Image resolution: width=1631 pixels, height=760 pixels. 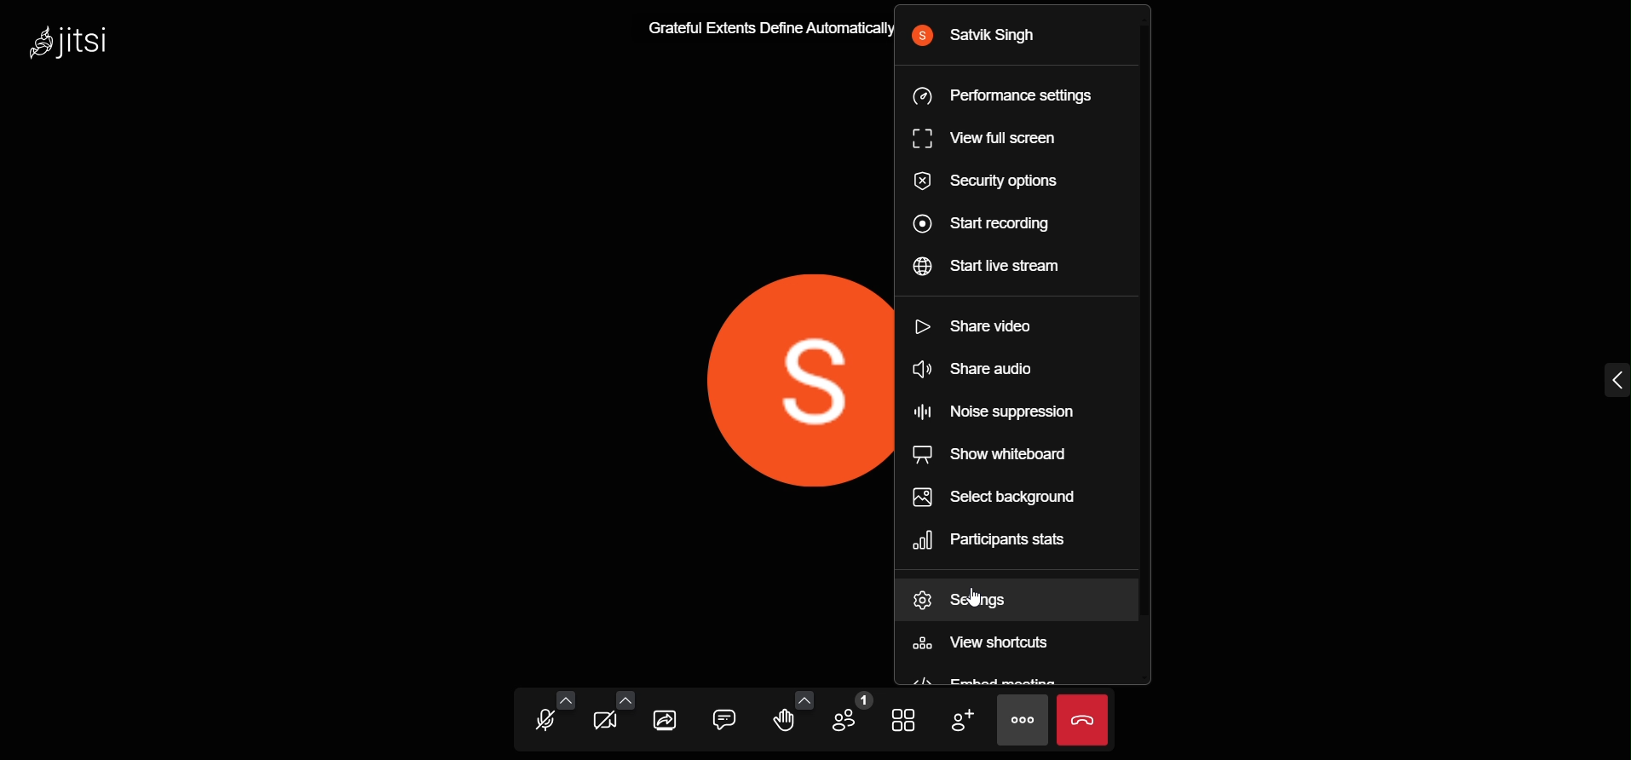 I want to click on user name , so click(x=982, y=35).